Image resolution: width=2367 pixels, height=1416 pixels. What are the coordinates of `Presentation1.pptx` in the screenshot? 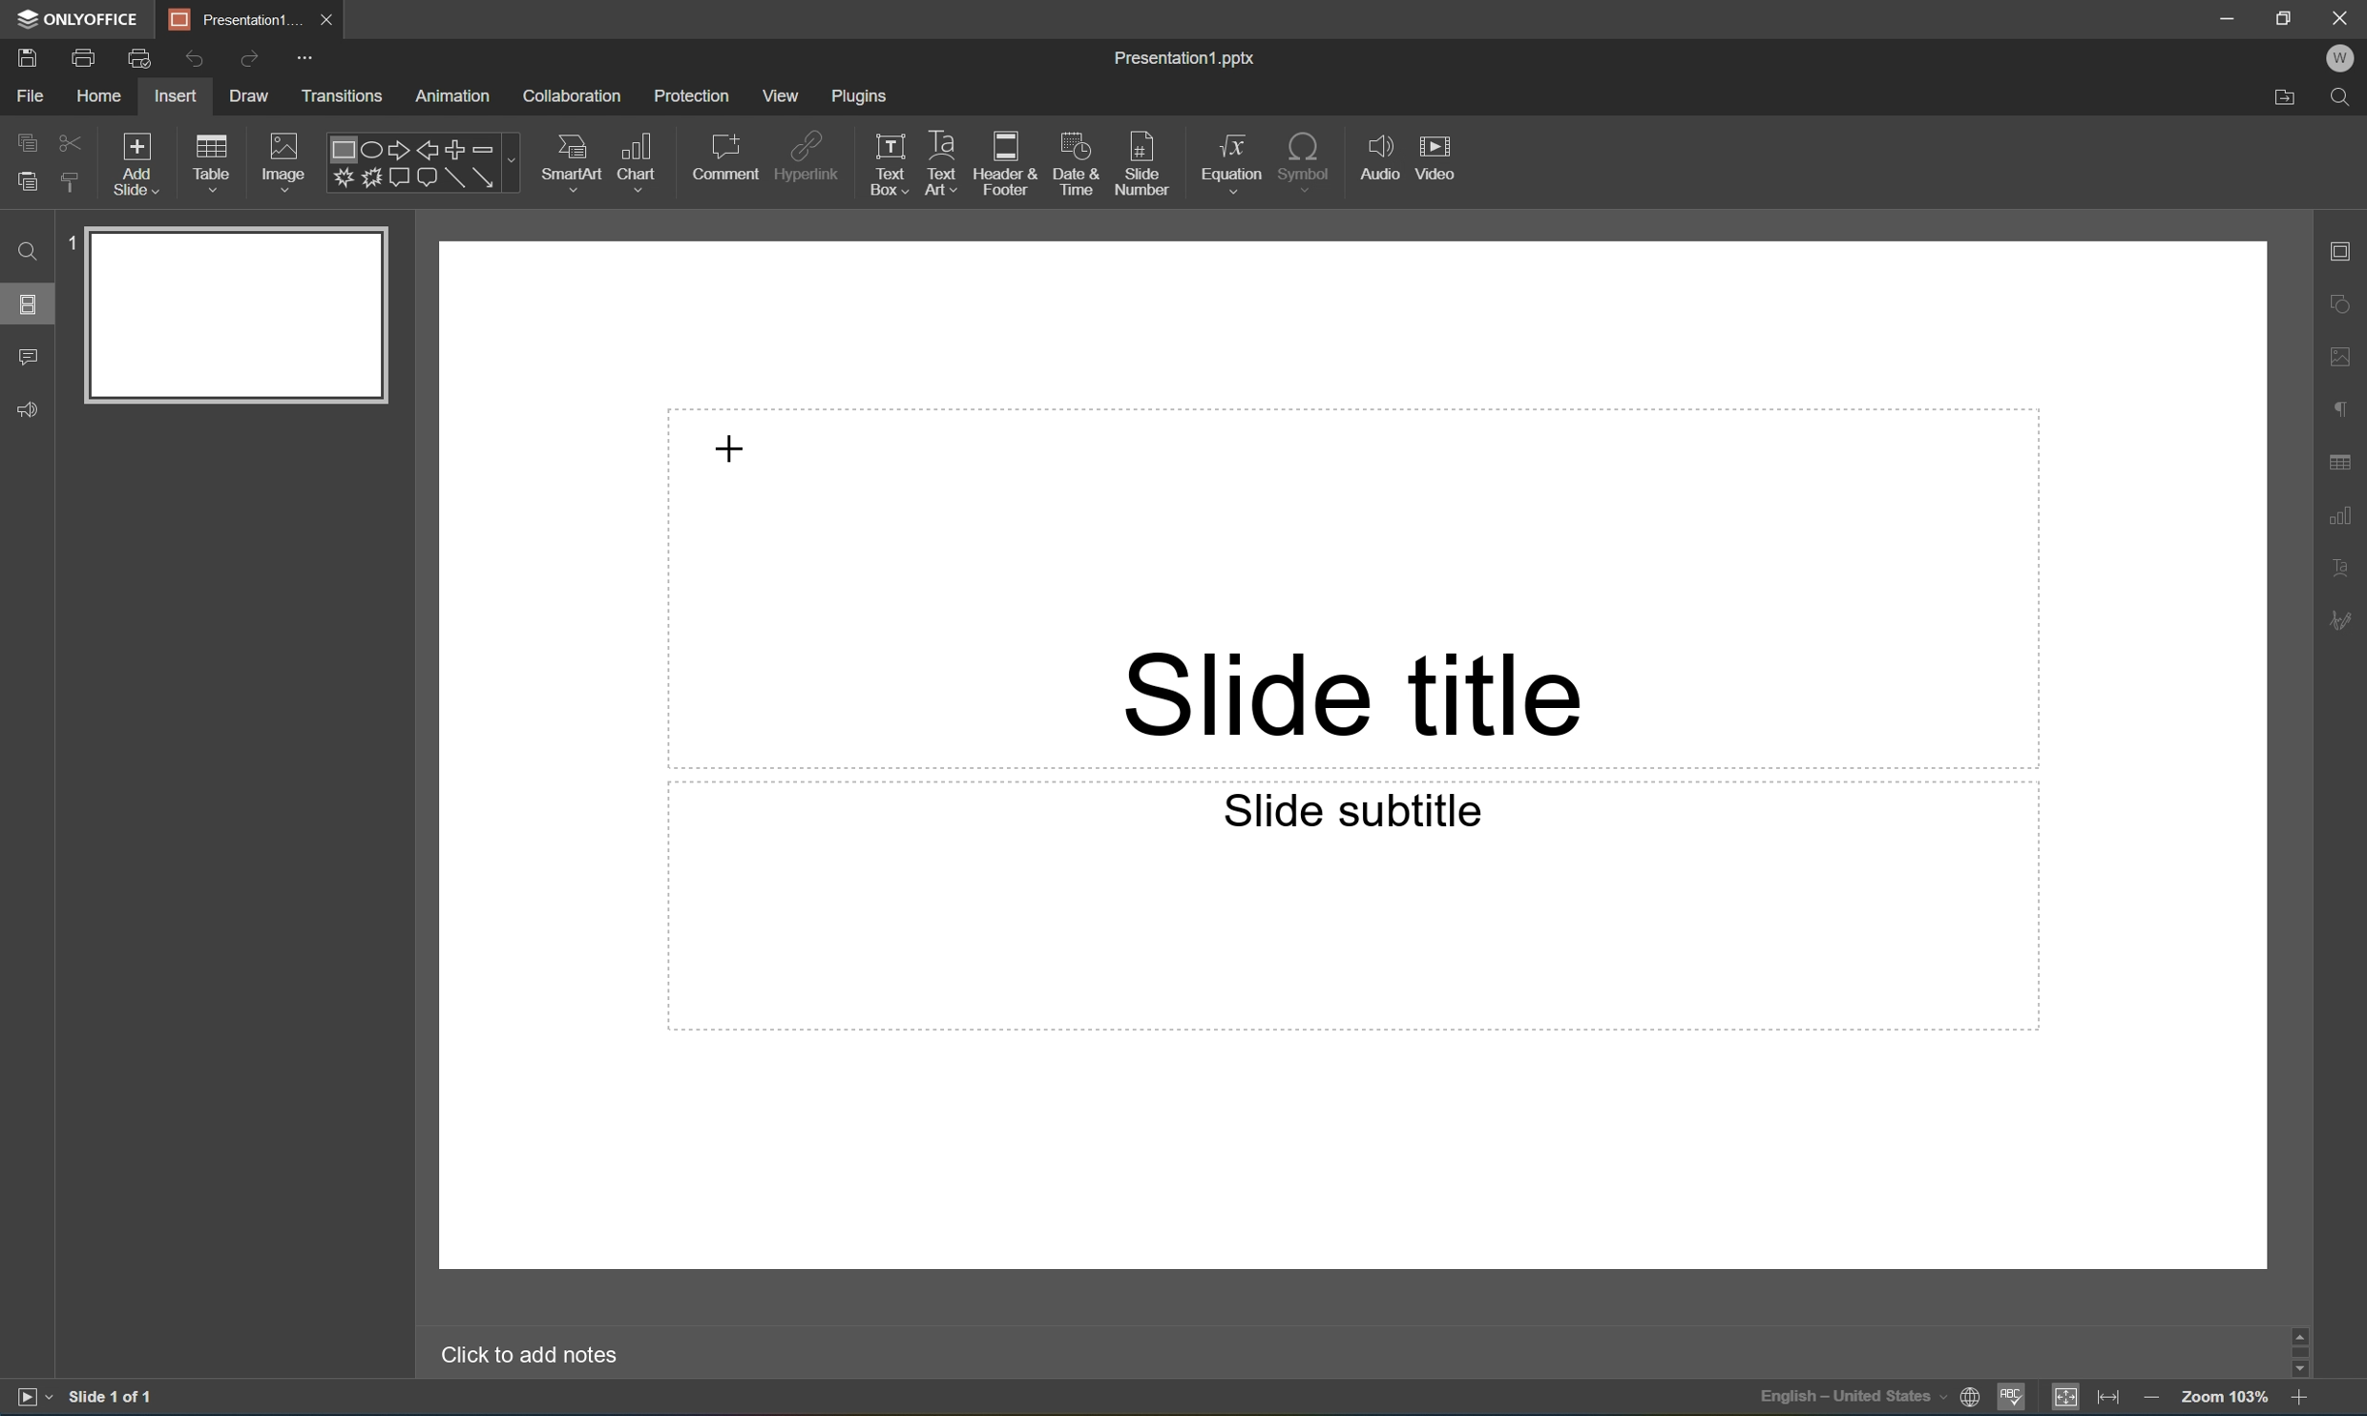 It's located at (1188, 61).